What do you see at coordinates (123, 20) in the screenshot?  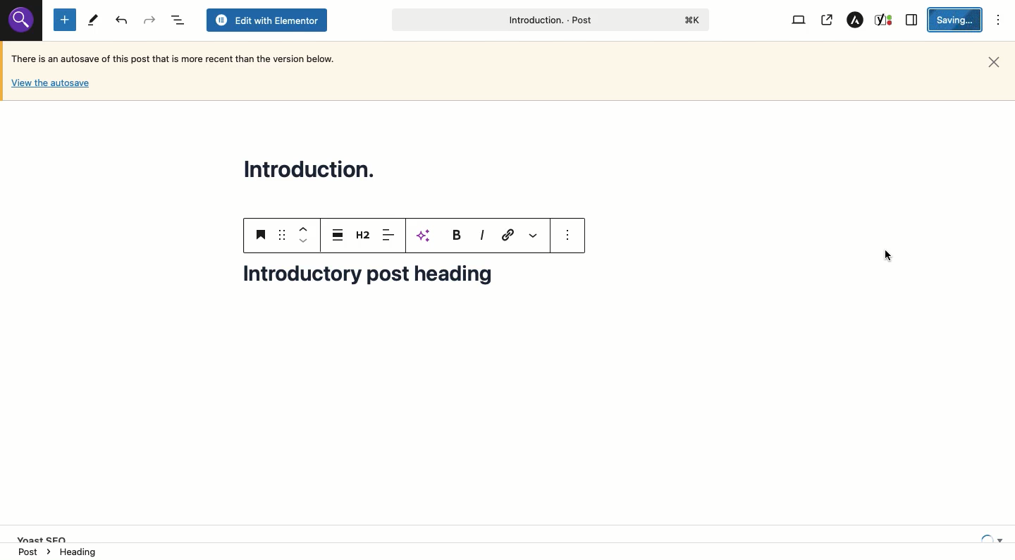 I see `Redo` at bounding box center [123, 20].